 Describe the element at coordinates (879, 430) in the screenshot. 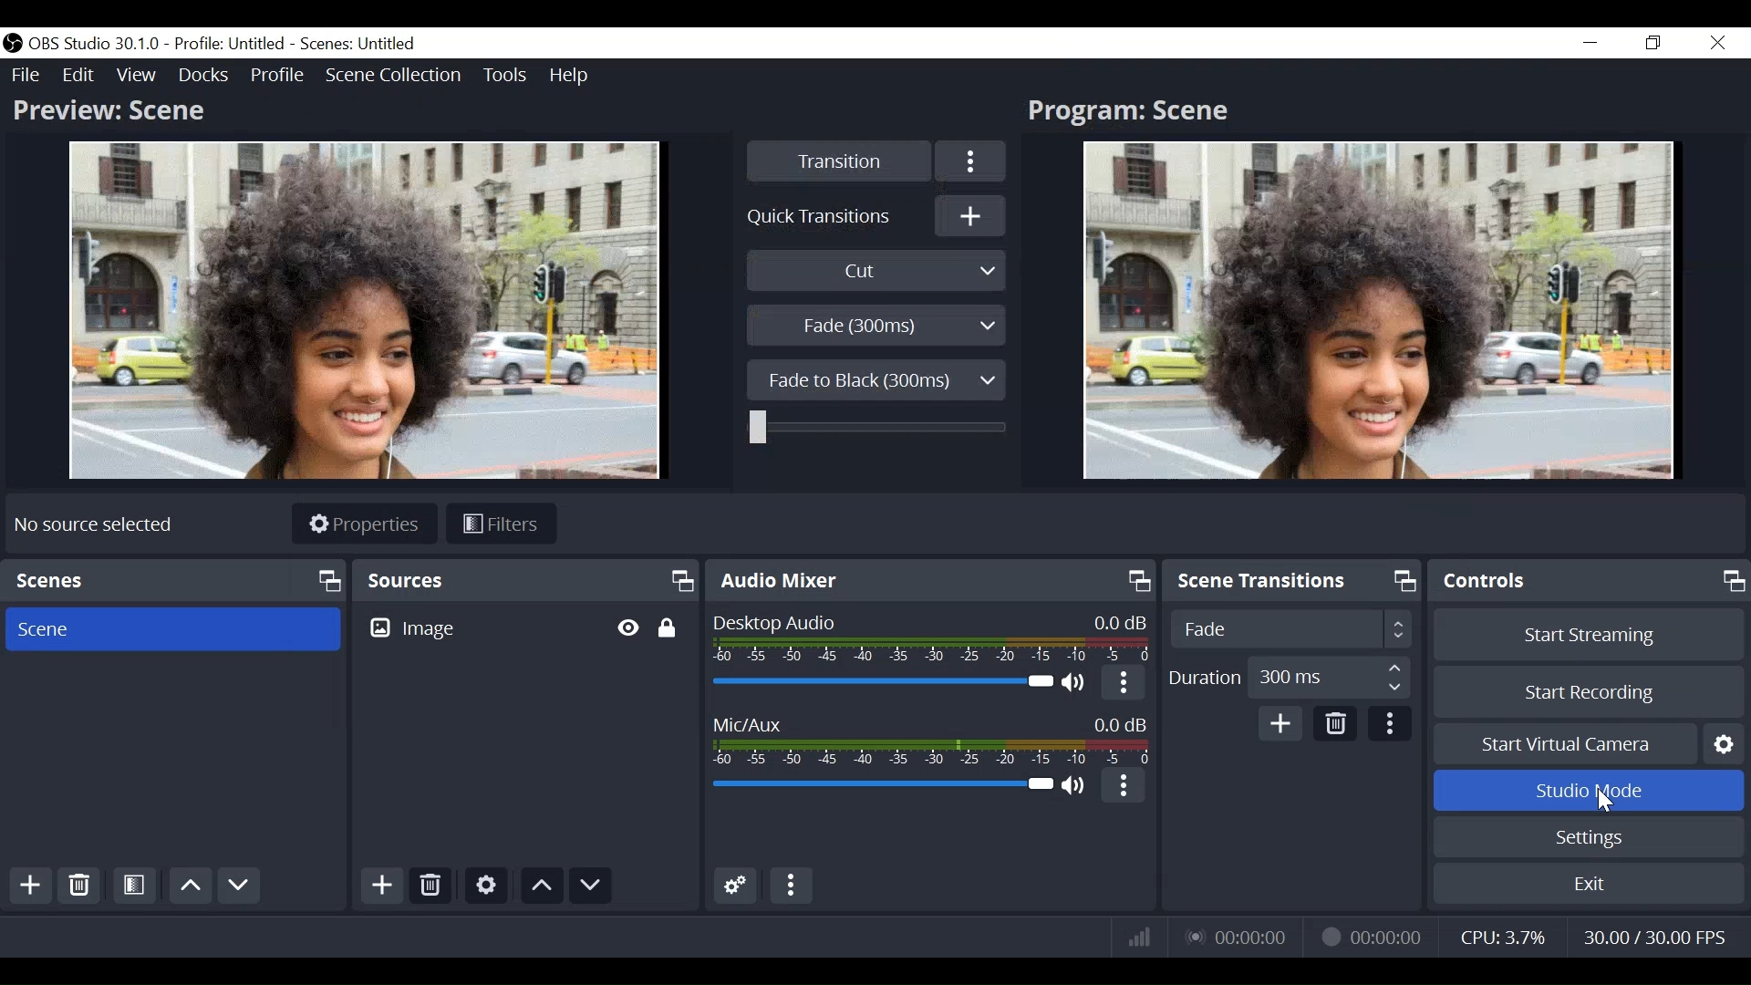

I see `Slider` at that location.